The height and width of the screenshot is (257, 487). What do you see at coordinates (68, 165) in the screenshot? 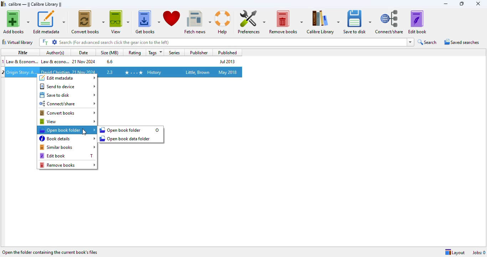
I see `remove books` at bounding box center [68, 165].